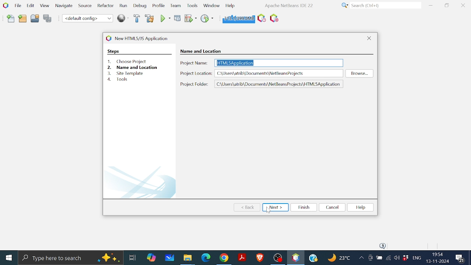  Describe the element at coordinates (170, 257) in the screenshot. I see `White board` at that location.